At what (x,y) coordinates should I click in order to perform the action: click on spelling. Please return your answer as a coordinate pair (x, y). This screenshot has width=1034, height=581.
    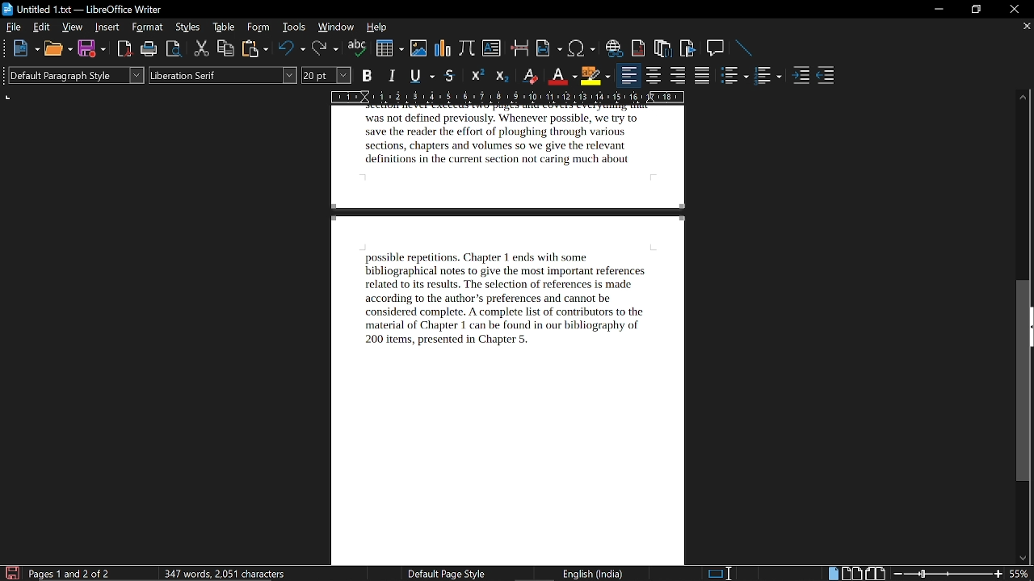
    Looking at the image, I should click on (358, 49).